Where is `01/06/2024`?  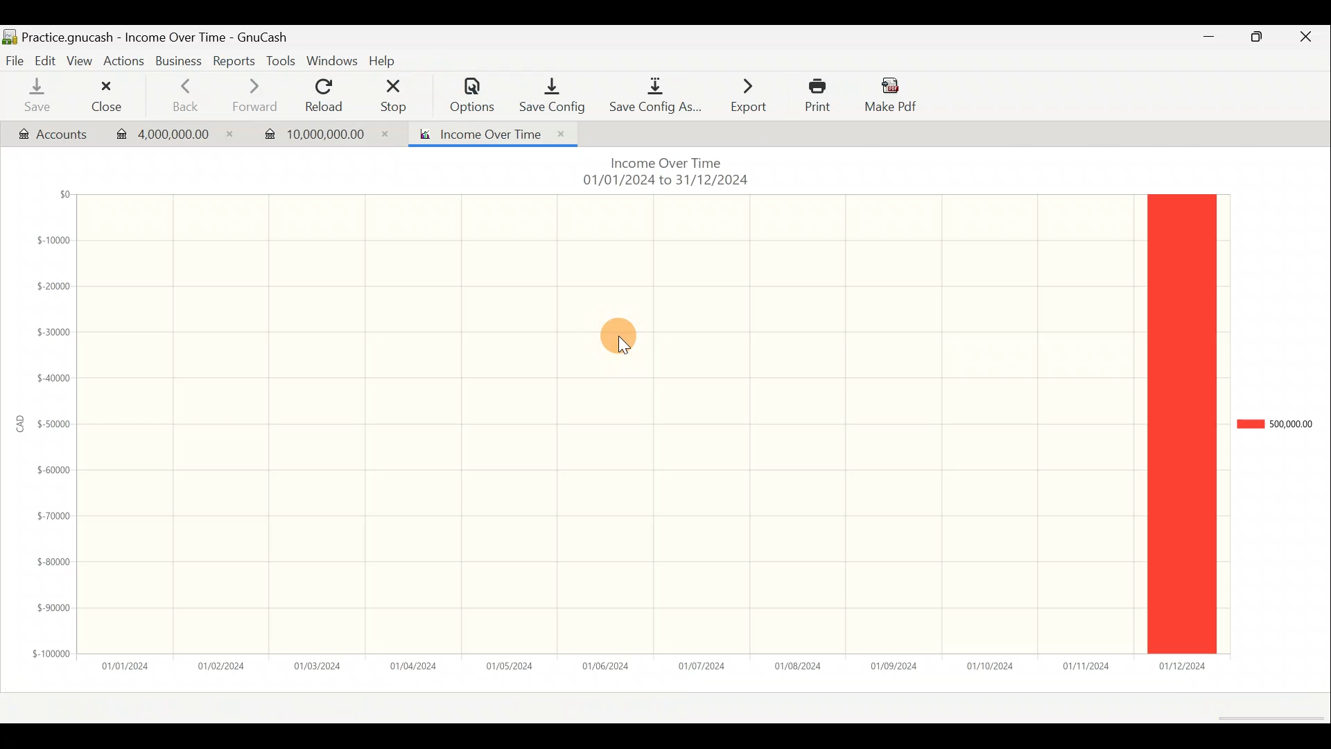
01/06/2024 is located at coordinates (602, 664).